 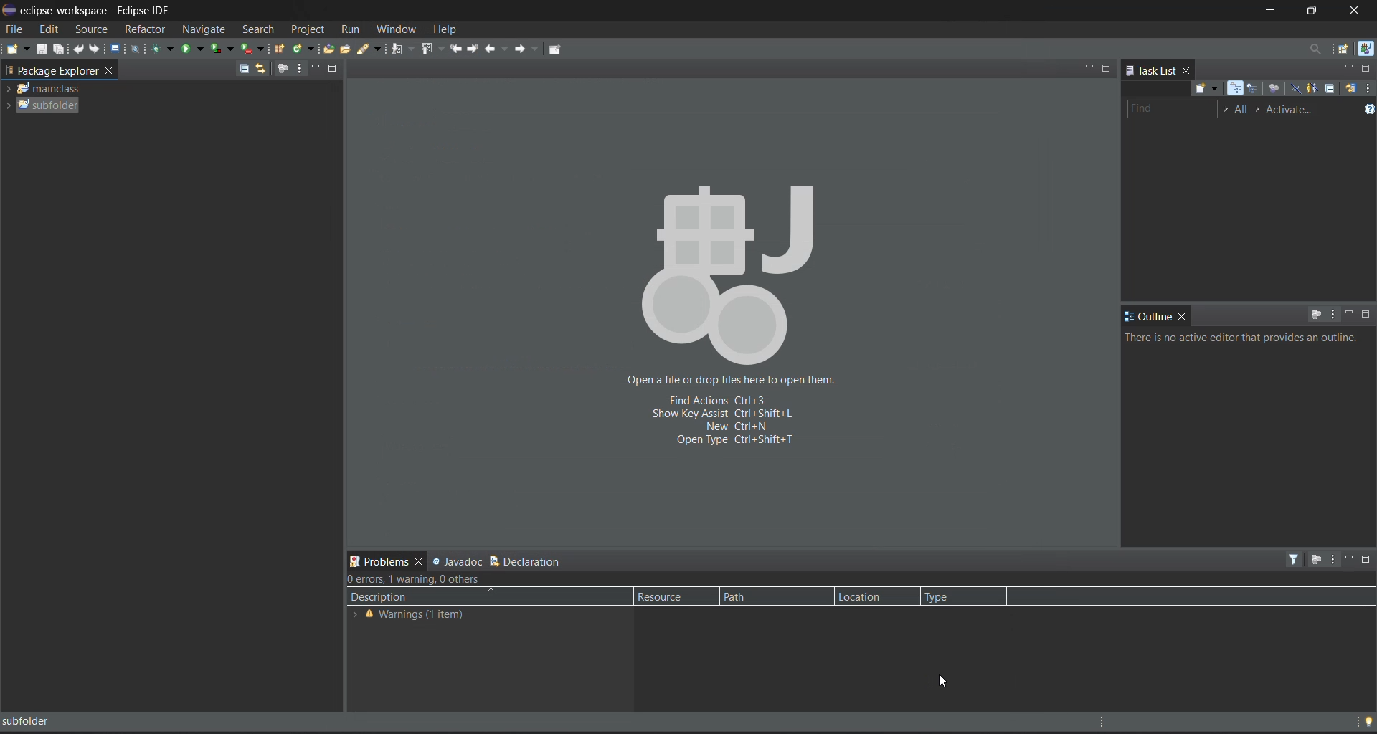 What do you see at coordinates (1315, 11) in the screenshot?
I see `maximize` at bounding box center [1315, 11].